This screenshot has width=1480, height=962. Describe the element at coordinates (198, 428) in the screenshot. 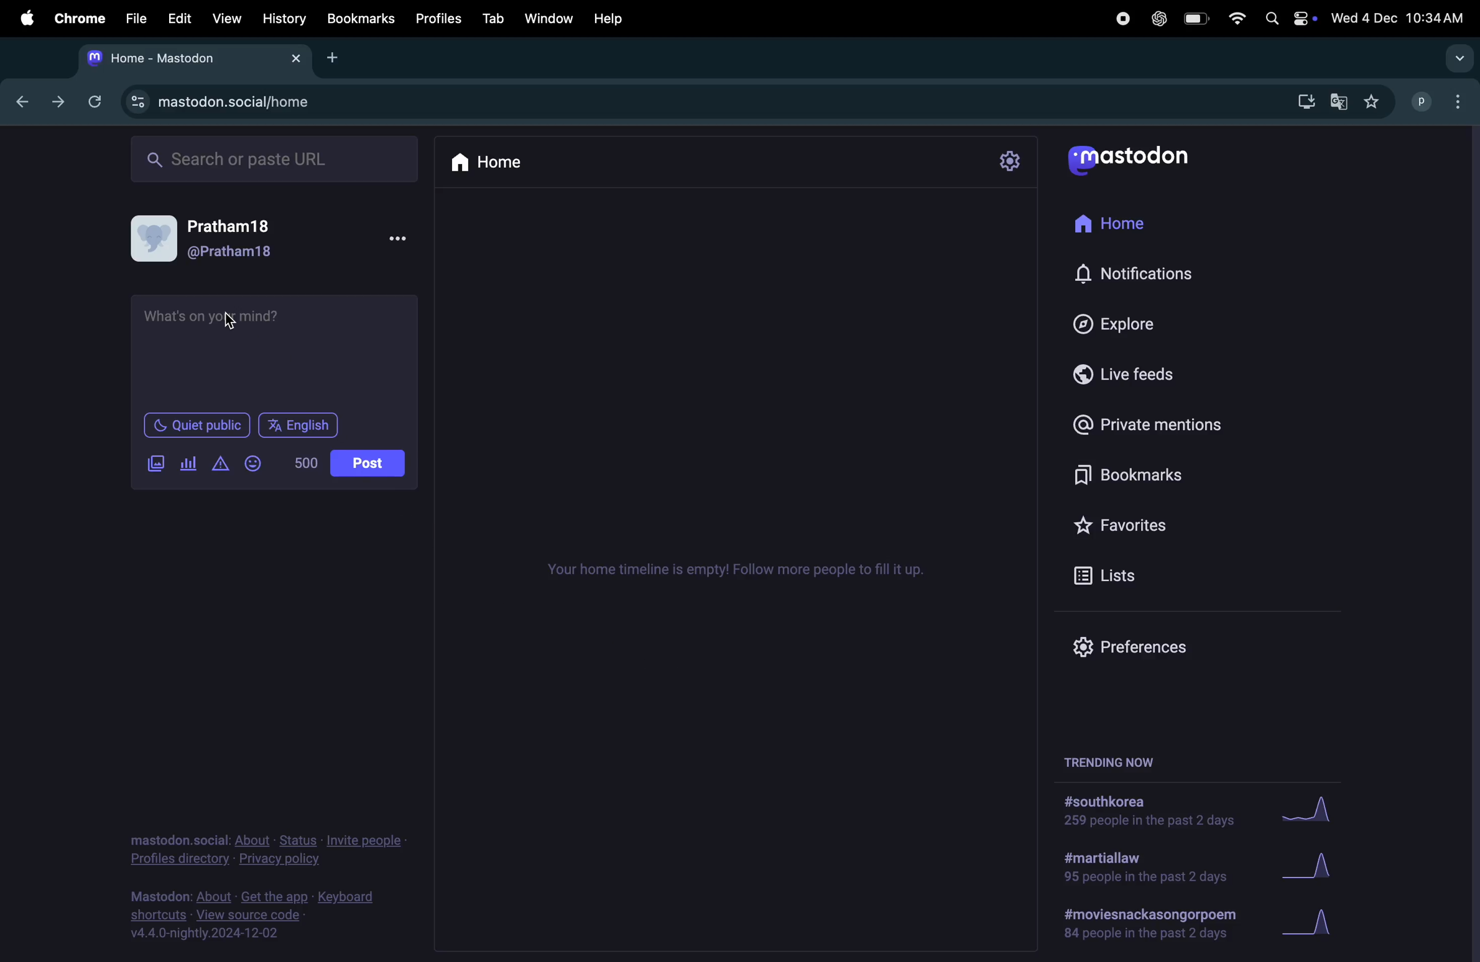

I see `Quiet public` at that location.